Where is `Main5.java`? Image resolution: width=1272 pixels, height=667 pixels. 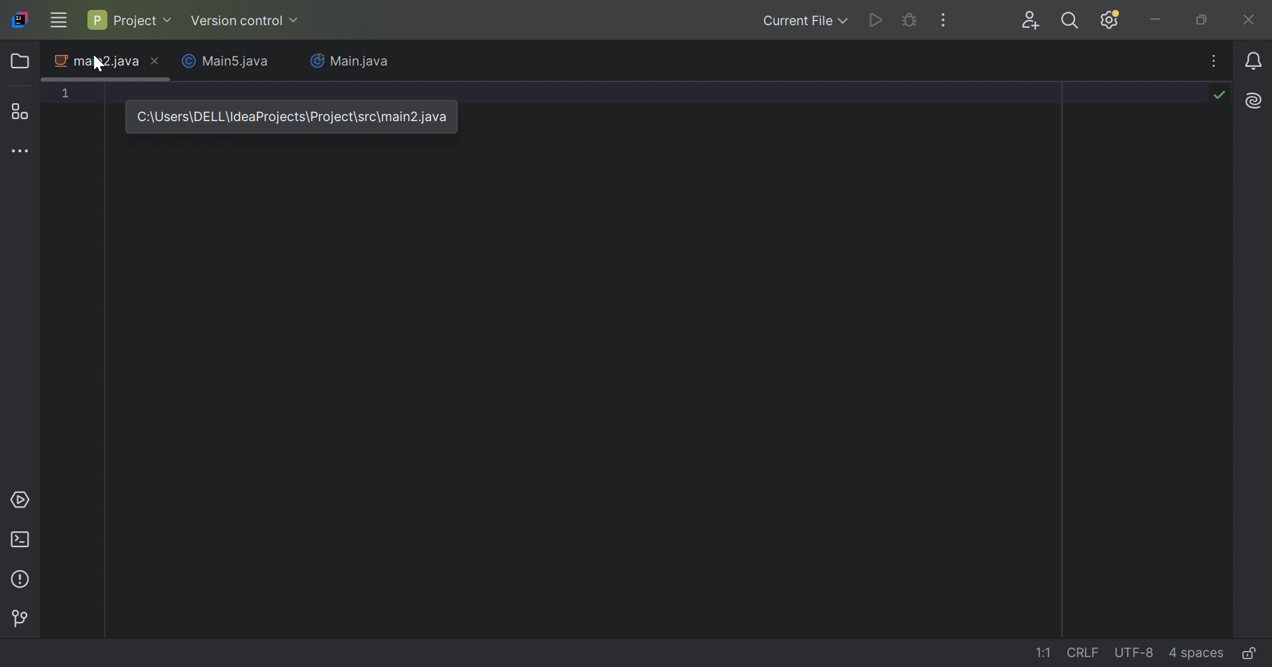 Main5.java is located at coordinates (229, 62).